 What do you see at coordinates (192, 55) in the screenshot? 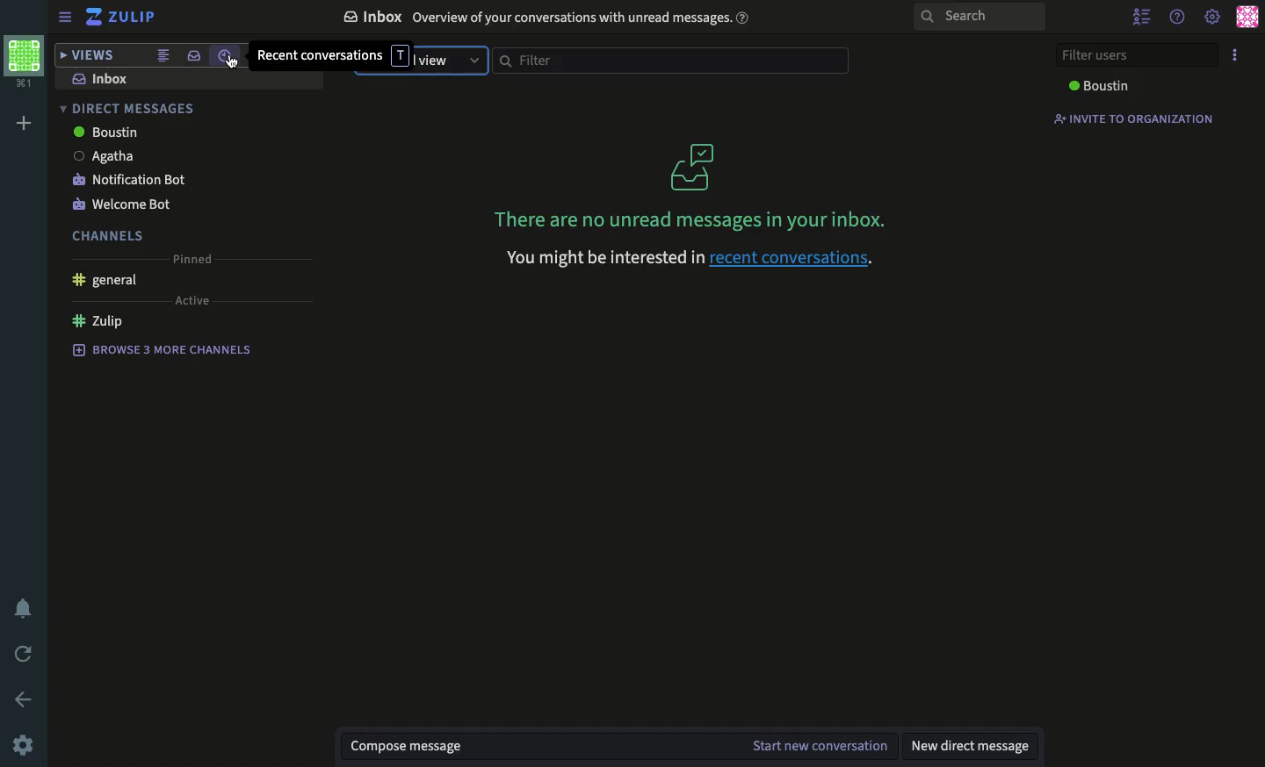
I see `inbox` at bounding box center [192, 55].